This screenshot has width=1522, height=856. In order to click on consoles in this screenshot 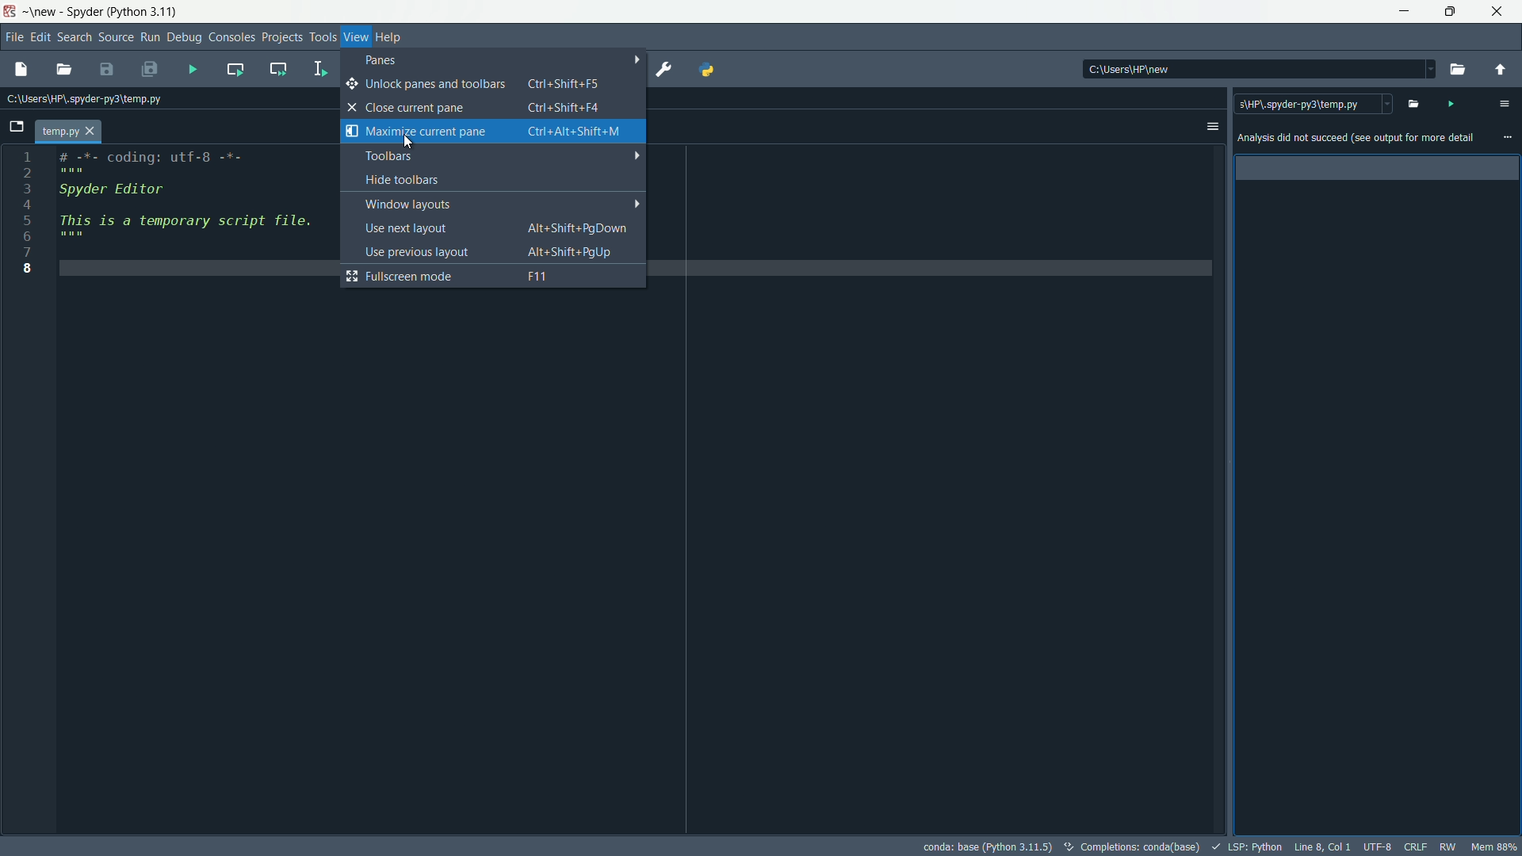, I will do `click(231, 38)`.